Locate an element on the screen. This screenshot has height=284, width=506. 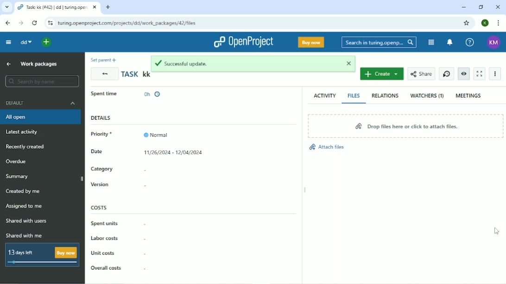
Task kk is located at coordinates (136, 75).